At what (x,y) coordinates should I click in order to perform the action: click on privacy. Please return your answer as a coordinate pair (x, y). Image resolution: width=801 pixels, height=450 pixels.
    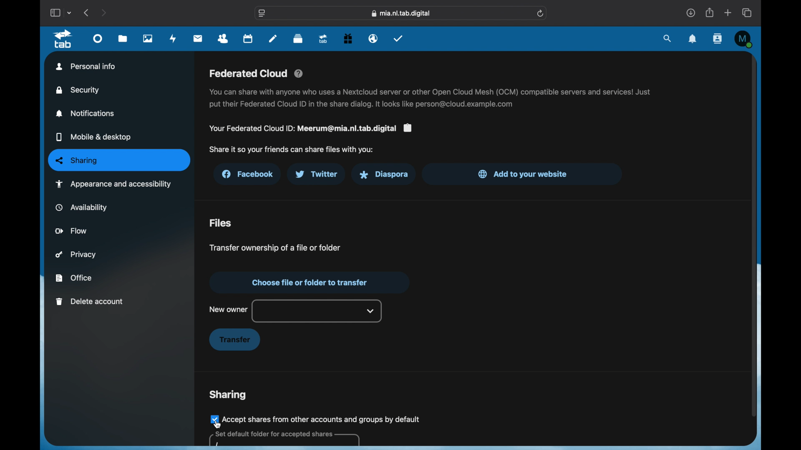
    Looking at the image, I should click on (76, 255).